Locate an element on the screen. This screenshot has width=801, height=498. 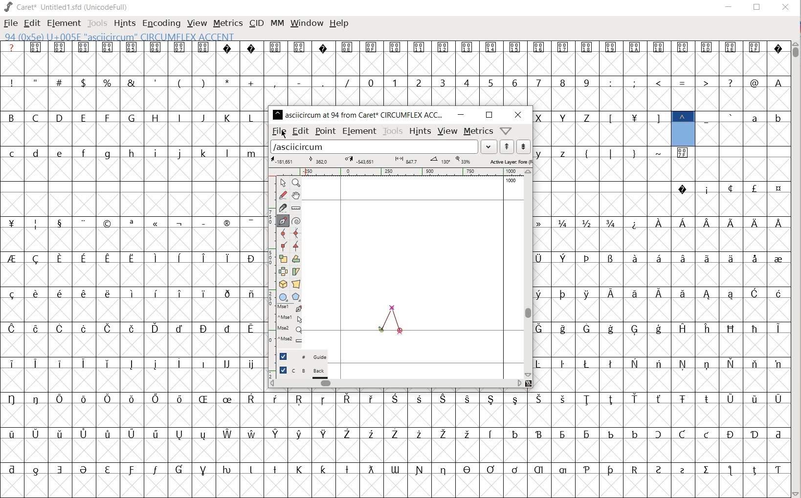
glyph characters is located at coordinates (662, 269).